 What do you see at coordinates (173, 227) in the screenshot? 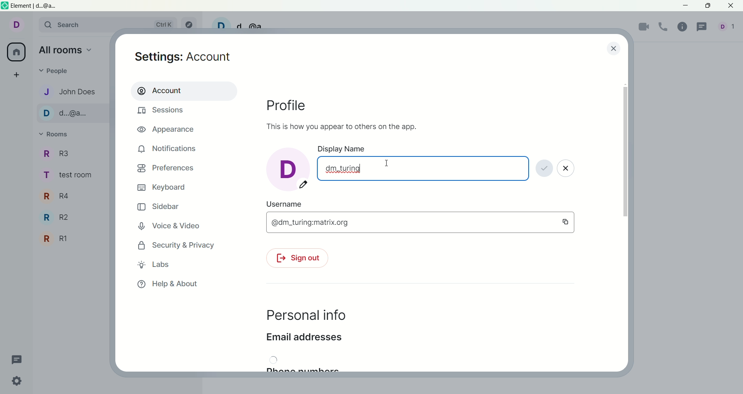
I see `voice and video` at bounding box center [173, 227].